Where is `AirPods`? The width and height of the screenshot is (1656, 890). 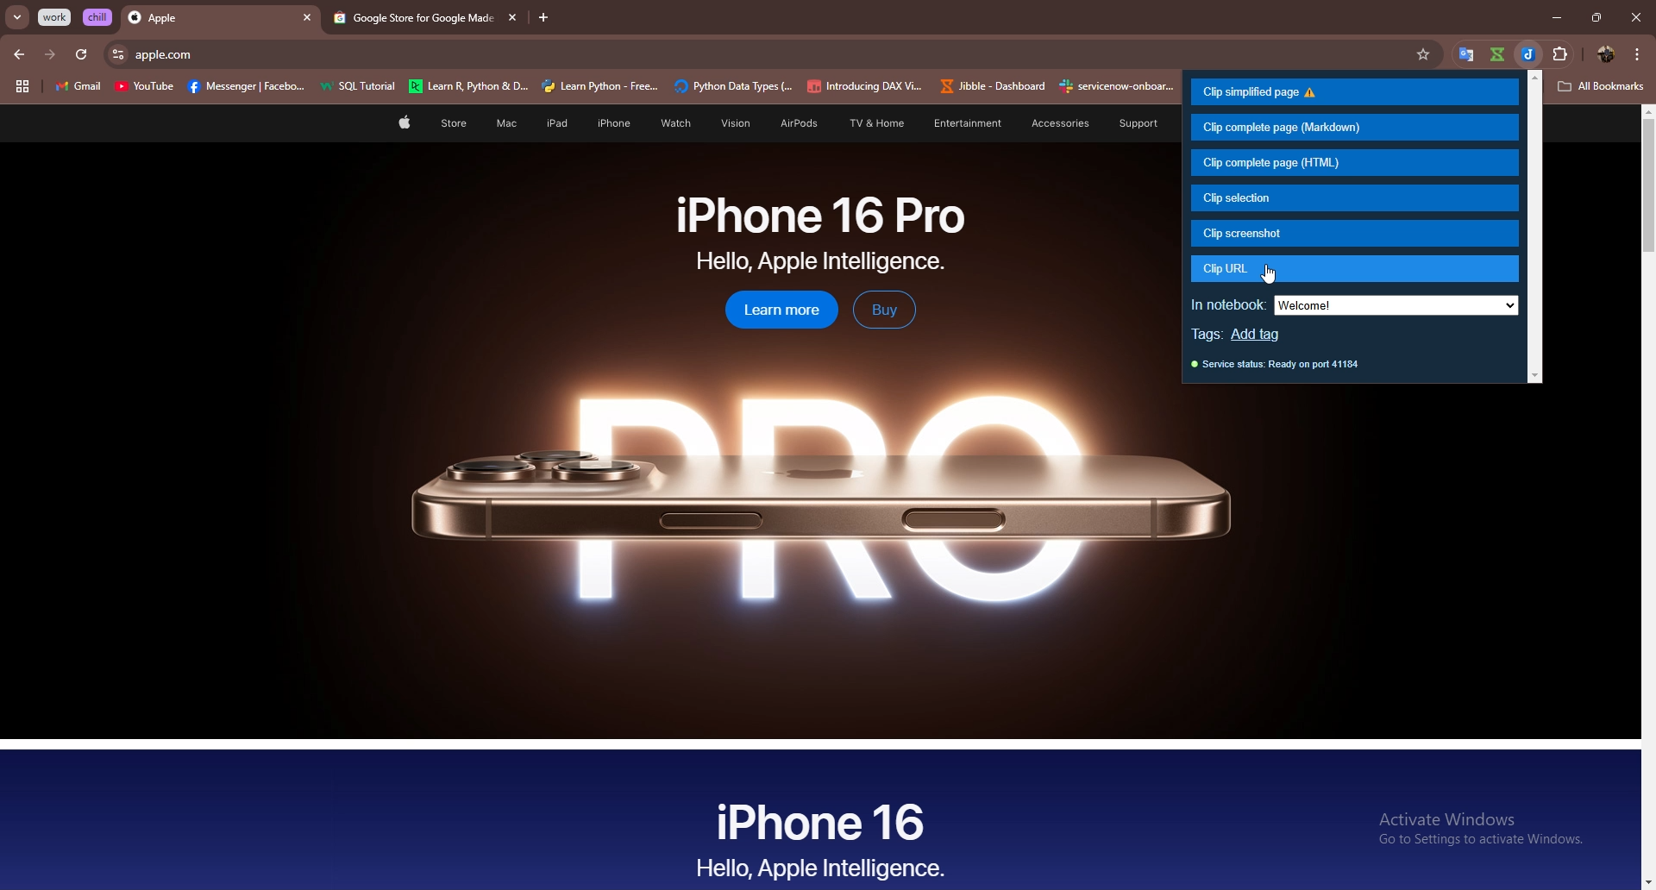 AirPods is located at coordinates (793, 125).